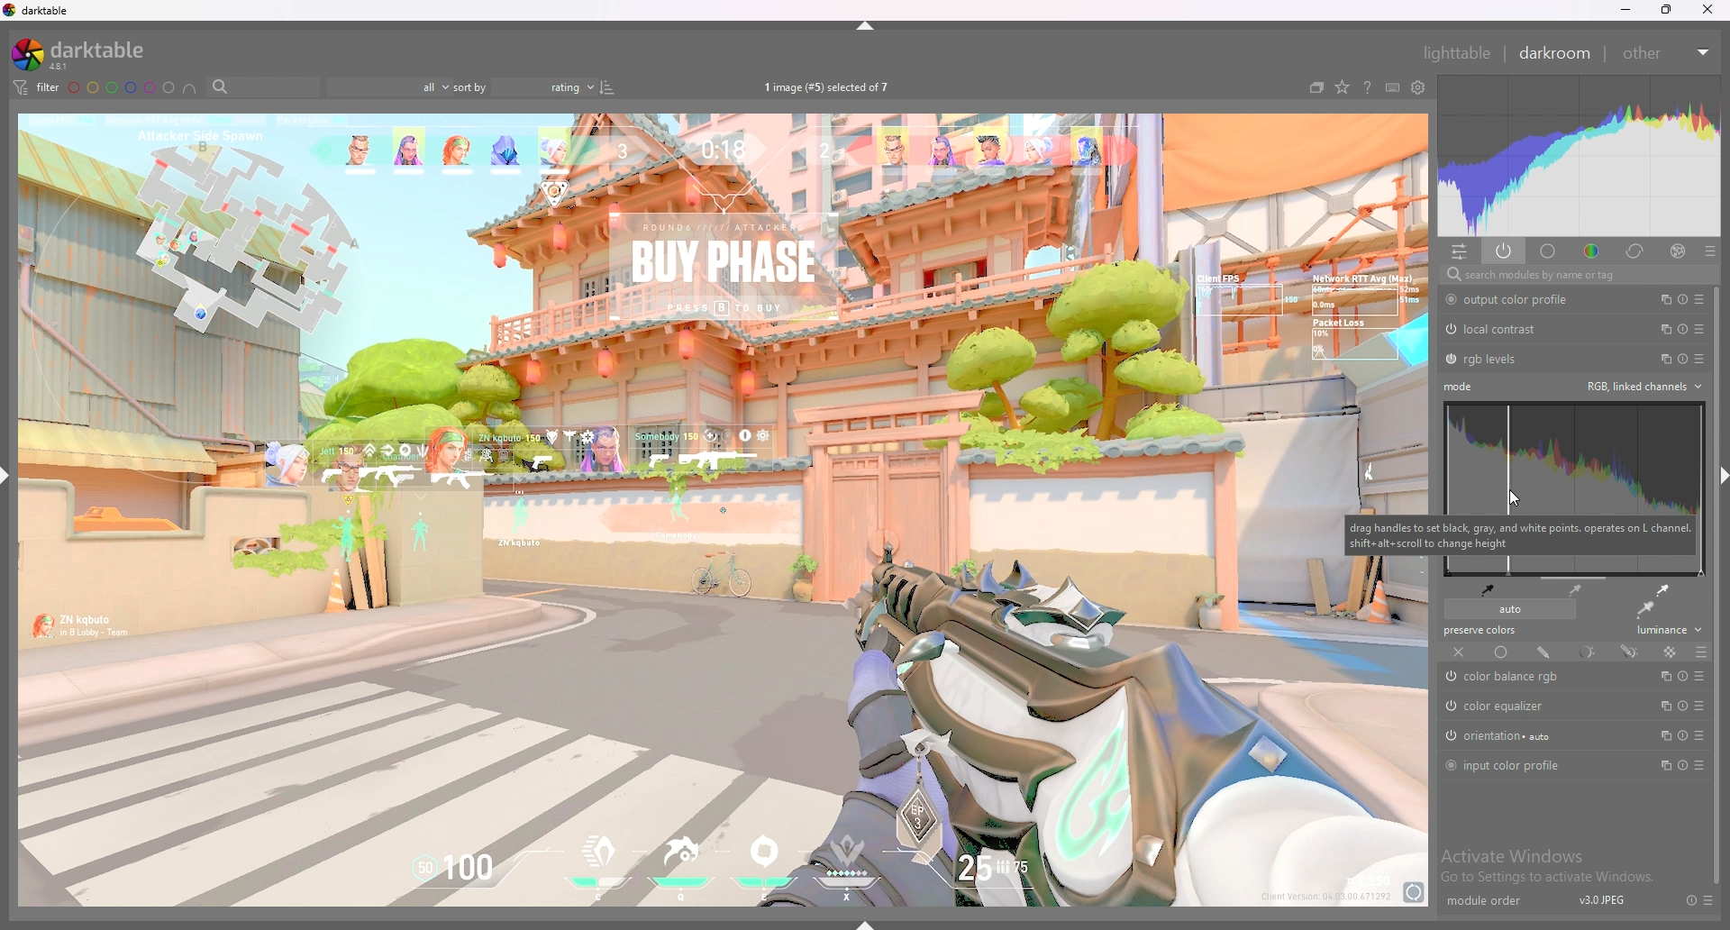 This screenshot has width=1730, height=930. Describe the element at coordinates (1699, 677) in the screenshot. I see `presets` at that location.